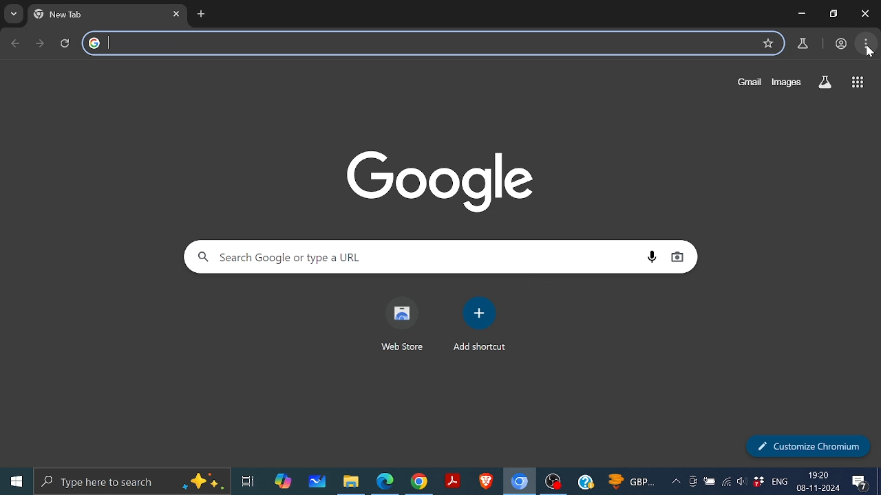 The image size is (881, 495). Describe the element at coordinates (834, 14) in the screenshot. I see `maximize` at that location.